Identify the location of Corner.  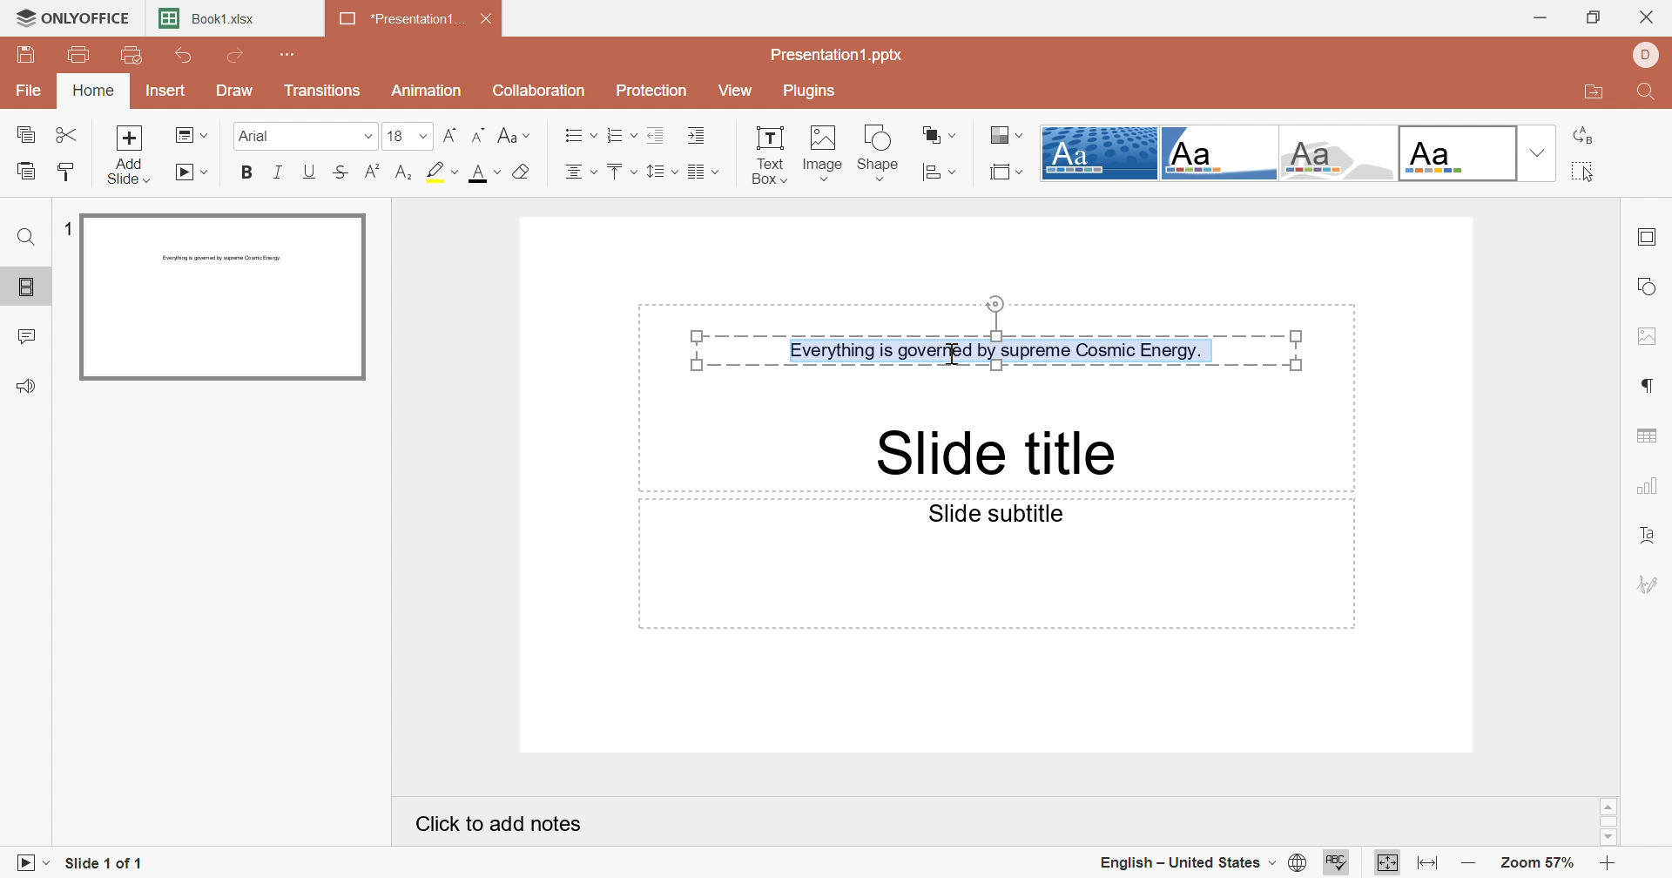
(709, 172).